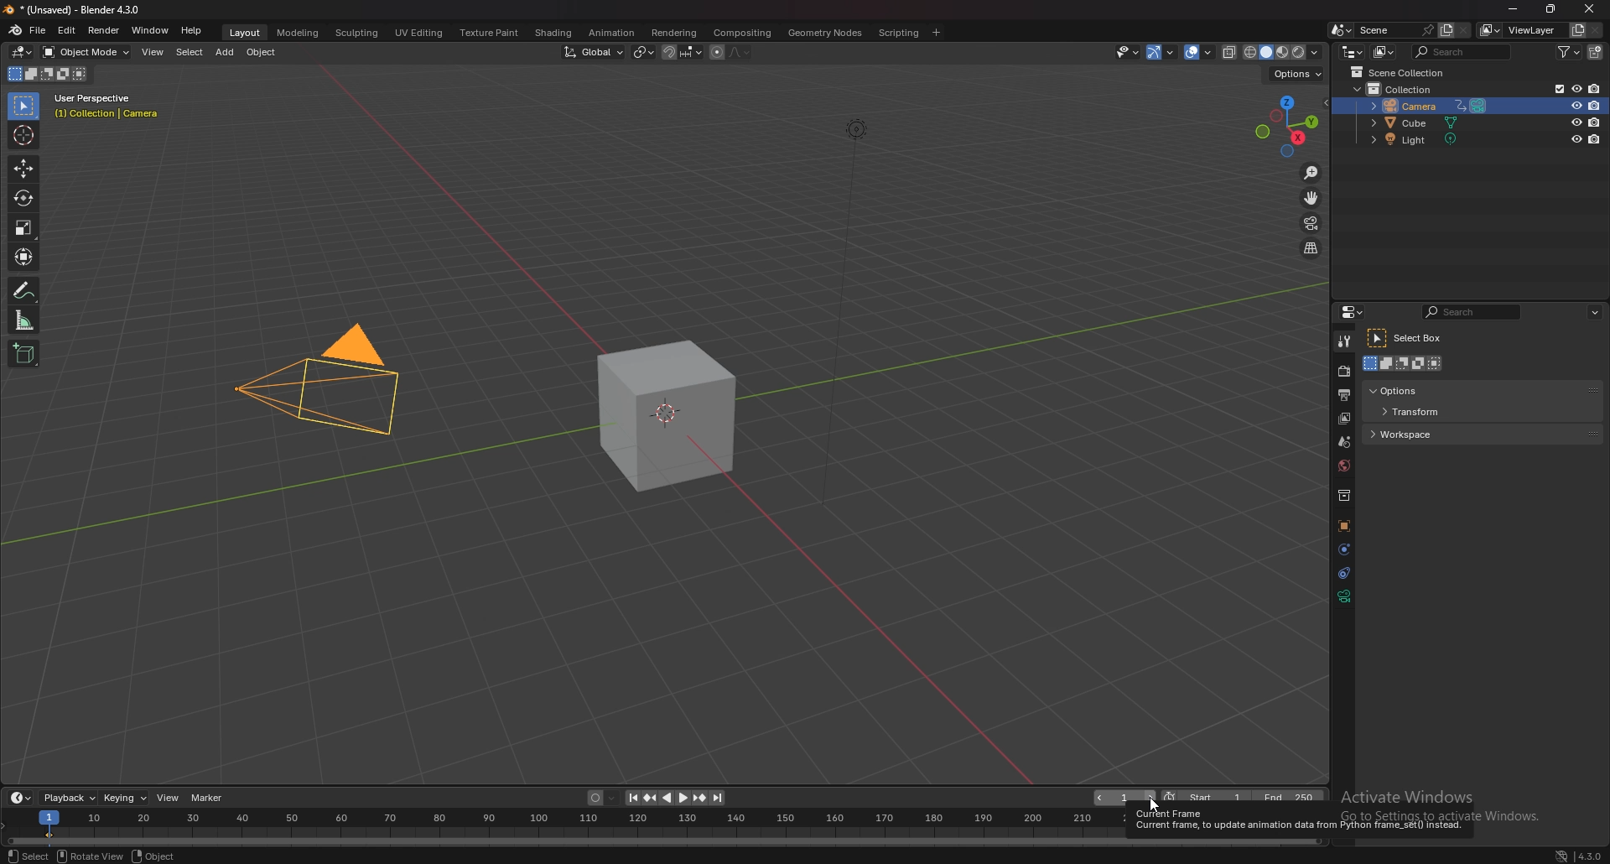 This screenshot has height=864, width=1610. I want to click on tool, so click(1344, 341).